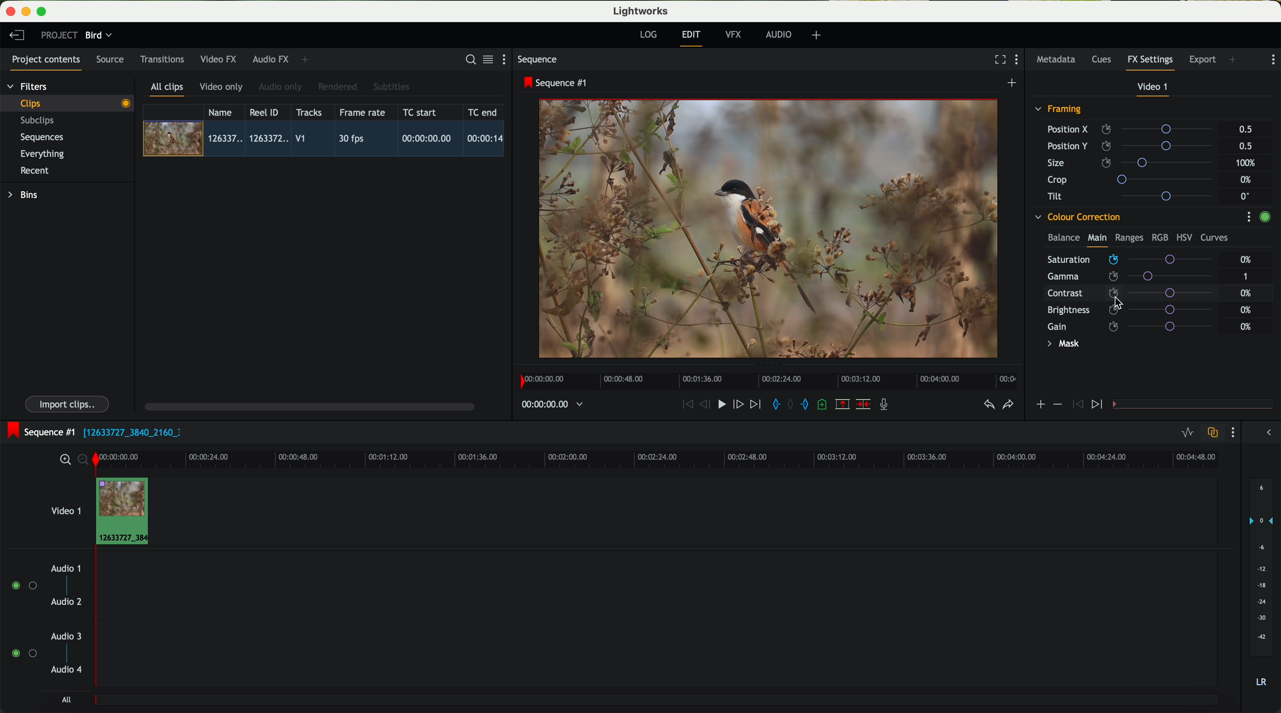  What do you see at coordinates (988, 405) in the screenshot?
I see `undo` at bounding box center [988, 405].